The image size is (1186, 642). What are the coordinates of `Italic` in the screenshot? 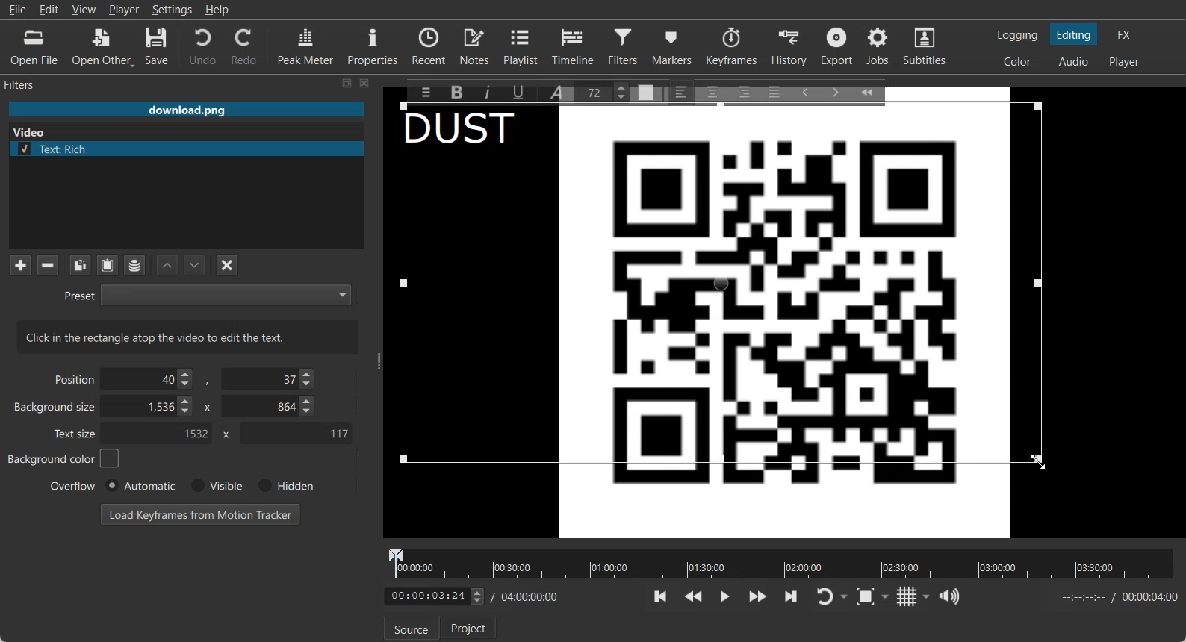 It's located at (490, 90).